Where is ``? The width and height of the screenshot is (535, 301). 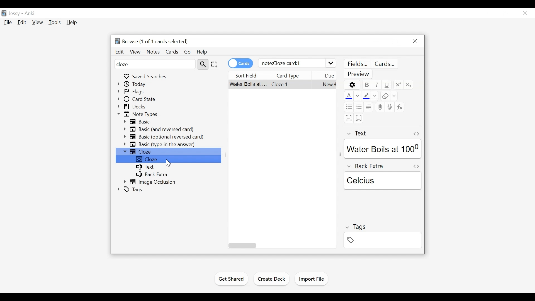
 is located at coordinates (132, 92).